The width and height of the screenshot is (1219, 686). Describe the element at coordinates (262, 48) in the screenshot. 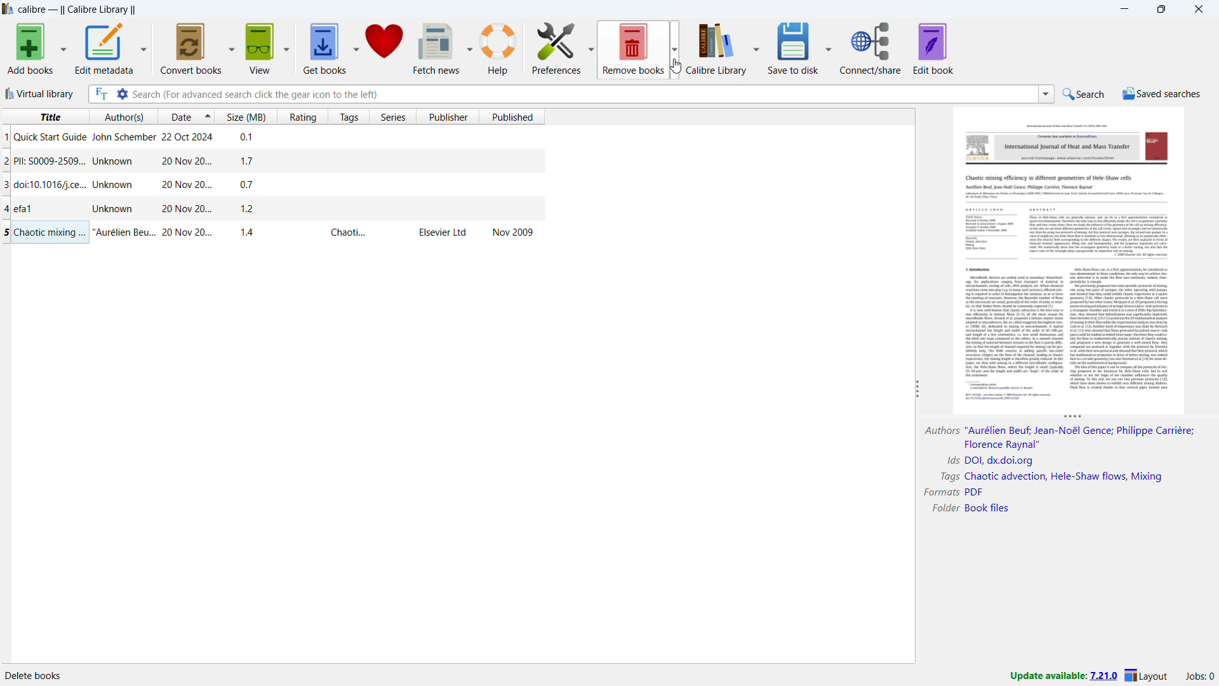

I see `view` at that location.